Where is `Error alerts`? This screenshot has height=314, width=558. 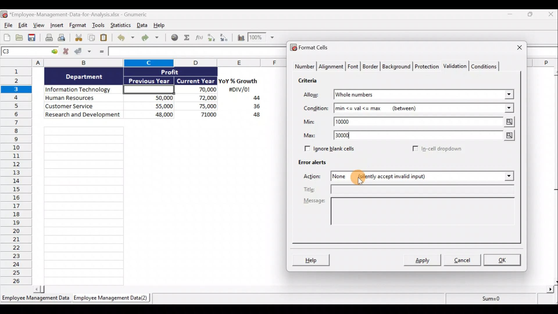
Error alerts is located at coordinates (314, 165).